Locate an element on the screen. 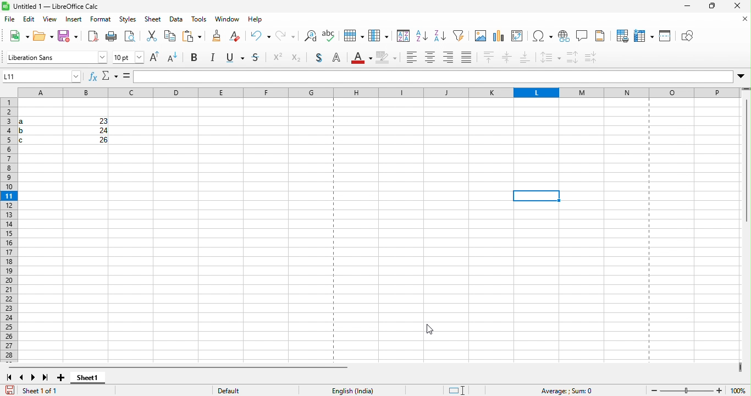  sheet is located at coordinates (152, 21).